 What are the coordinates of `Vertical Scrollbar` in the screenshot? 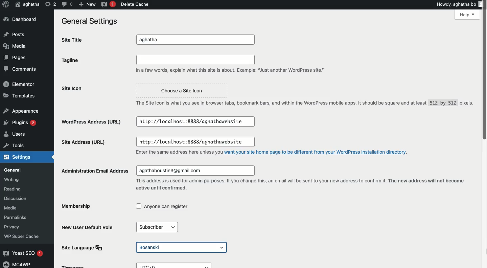 It's located at (484, 134).